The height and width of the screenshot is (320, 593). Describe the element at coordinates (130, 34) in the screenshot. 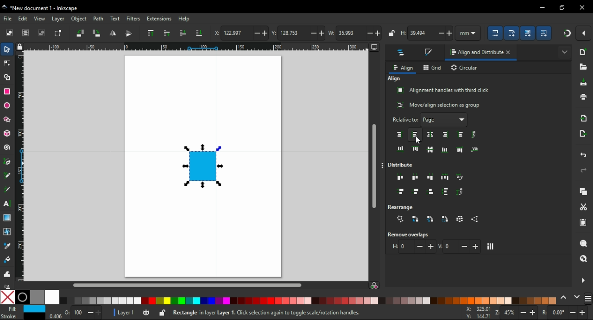

I see `flip vertical` at that location.